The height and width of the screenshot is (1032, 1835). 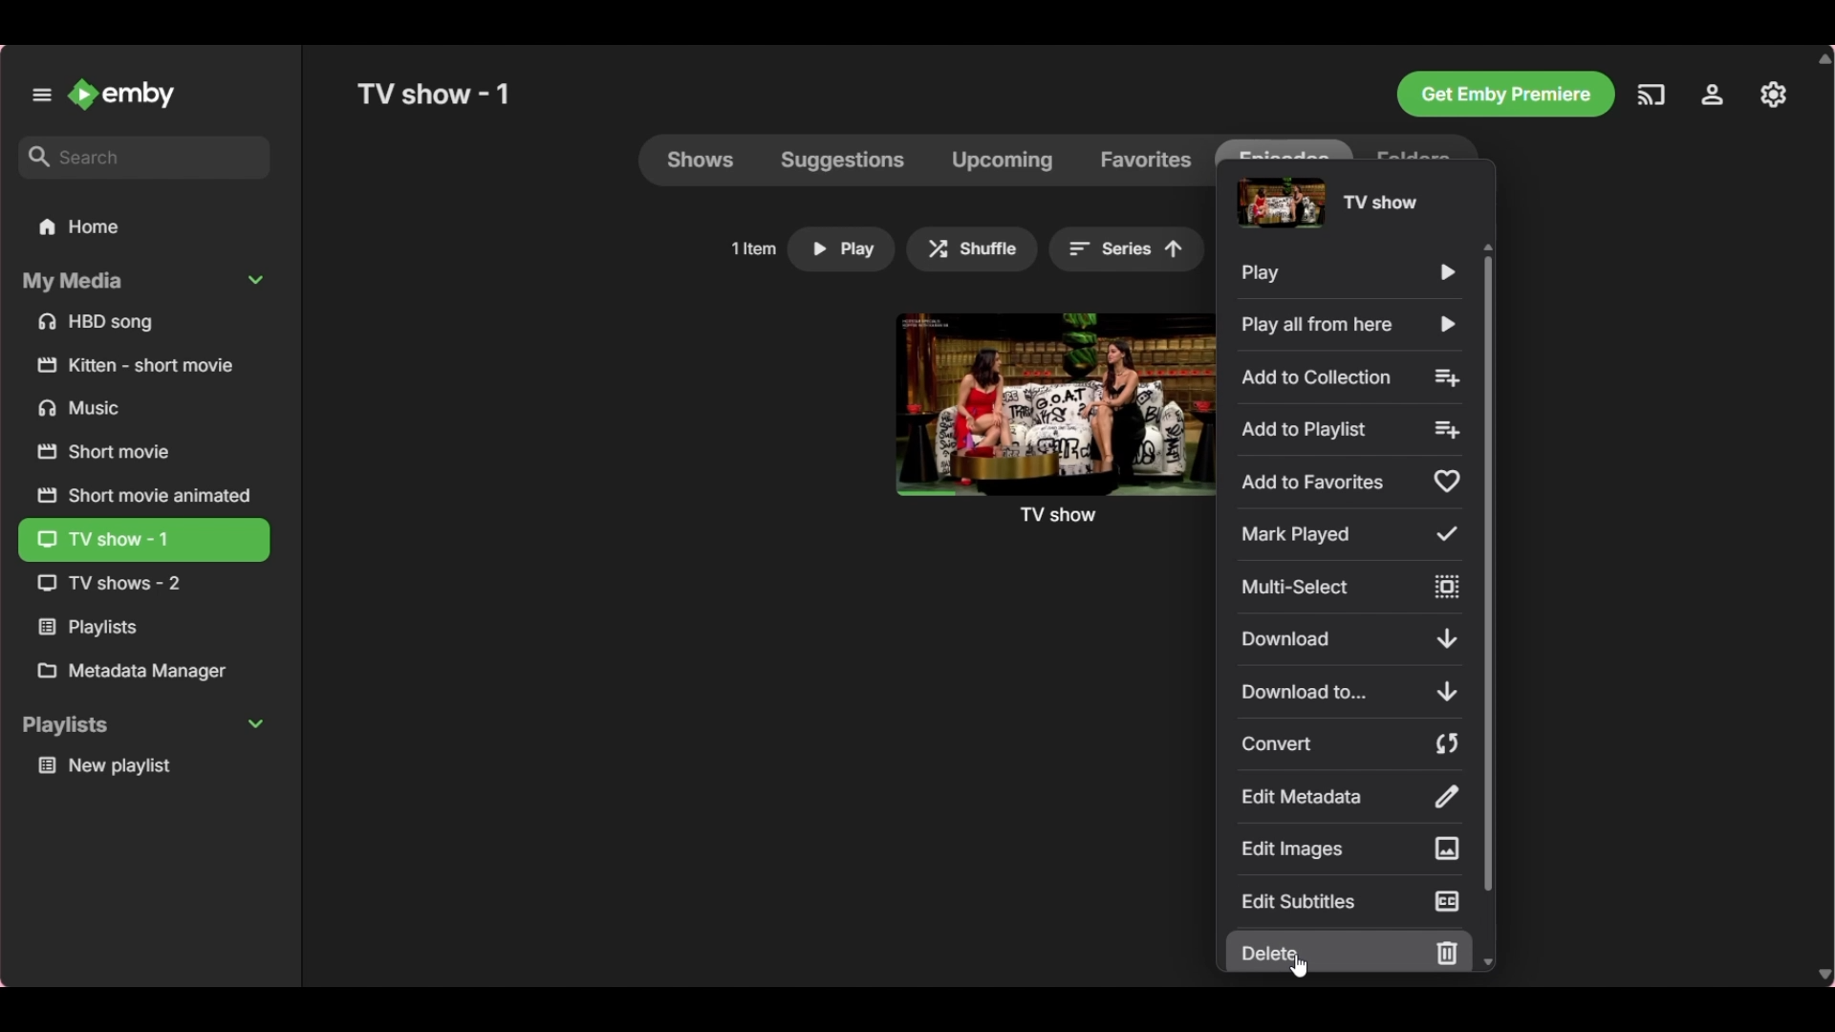 What do you see at coordinates (433, 94) in the screenshot?
I see `Title of current page` at bounding box center [433, 94].